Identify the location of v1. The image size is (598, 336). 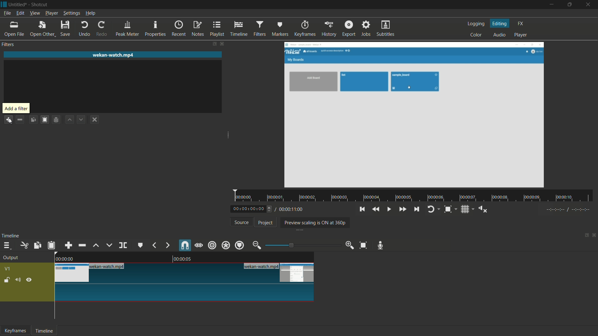
(8, 269).